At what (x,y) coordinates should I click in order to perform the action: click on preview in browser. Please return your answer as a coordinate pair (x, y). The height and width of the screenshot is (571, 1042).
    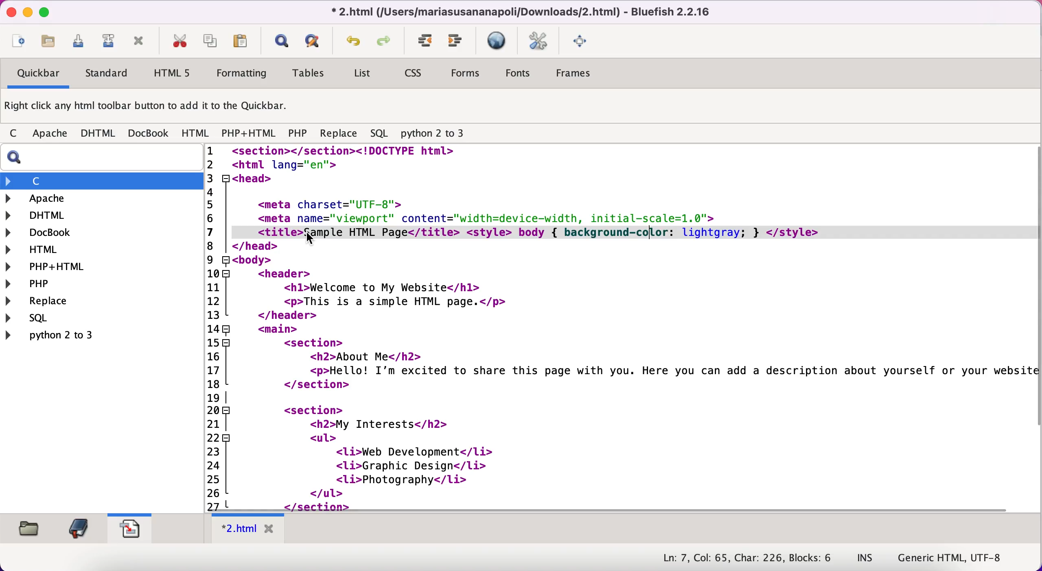
    Looking at the image, I should click on (498, 41).